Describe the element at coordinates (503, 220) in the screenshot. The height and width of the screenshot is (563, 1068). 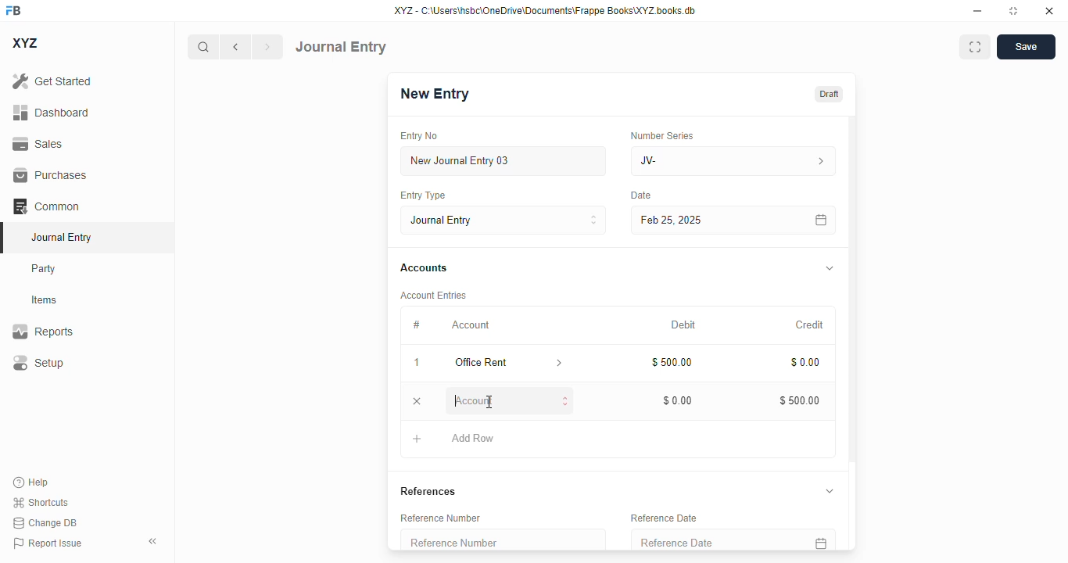
I see `entry type` at that location.